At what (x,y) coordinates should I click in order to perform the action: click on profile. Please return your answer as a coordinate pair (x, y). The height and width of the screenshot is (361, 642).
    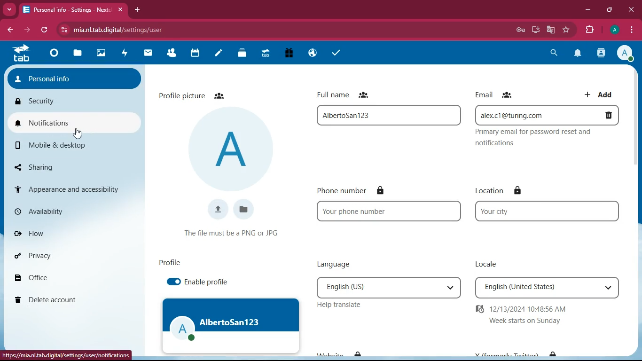
    Looking at the image, I should click on (625, 54).